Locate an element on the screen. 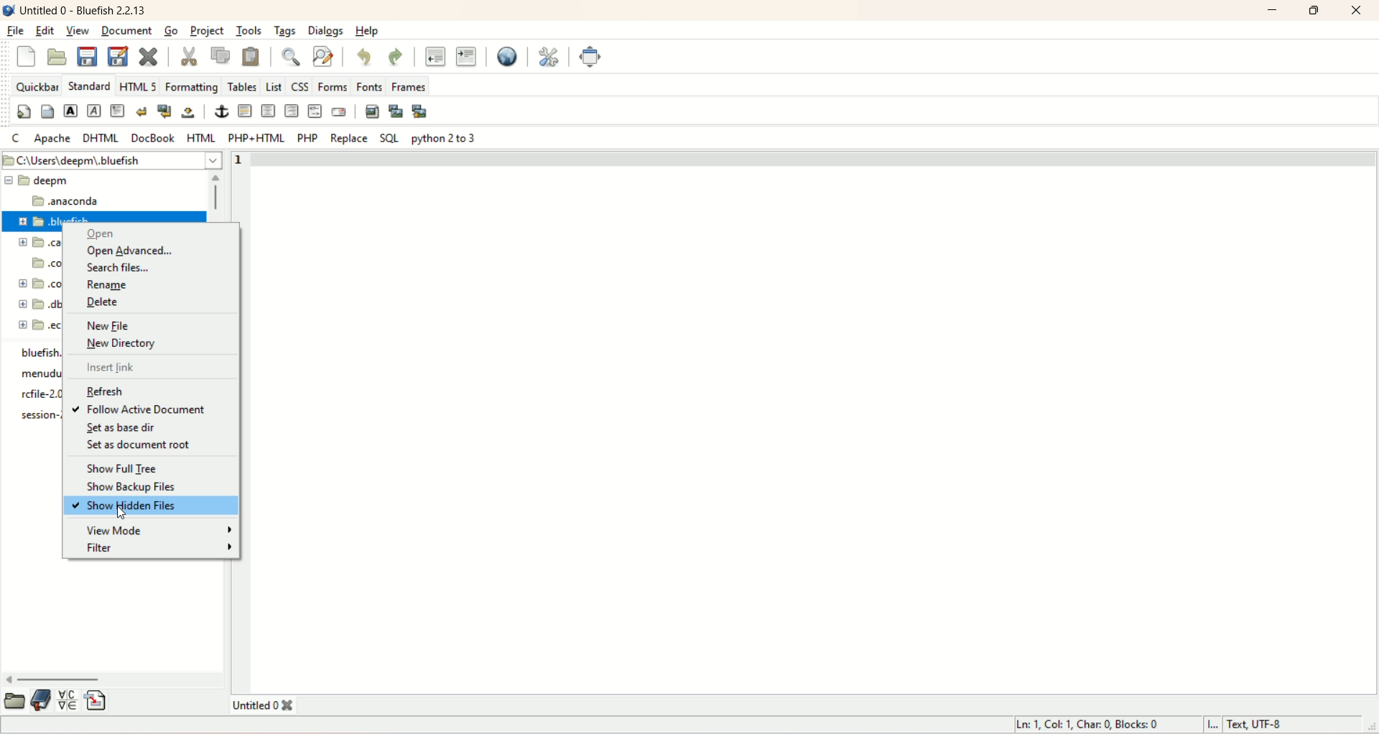  show backup files is located at coordinates (135, 487).